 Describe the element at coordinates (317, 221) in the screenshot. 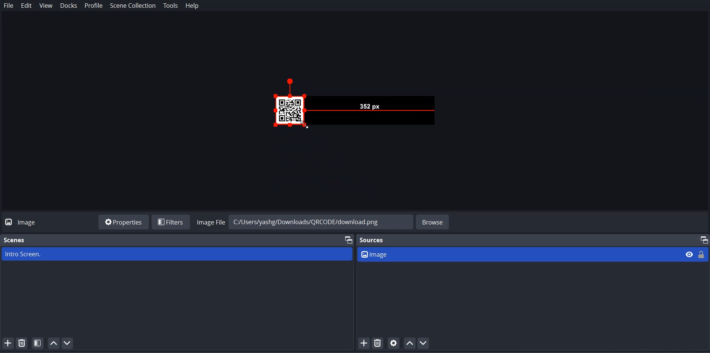

I see `C:/Users/yashg/Downloads/QRCODE/download.png` at that location.